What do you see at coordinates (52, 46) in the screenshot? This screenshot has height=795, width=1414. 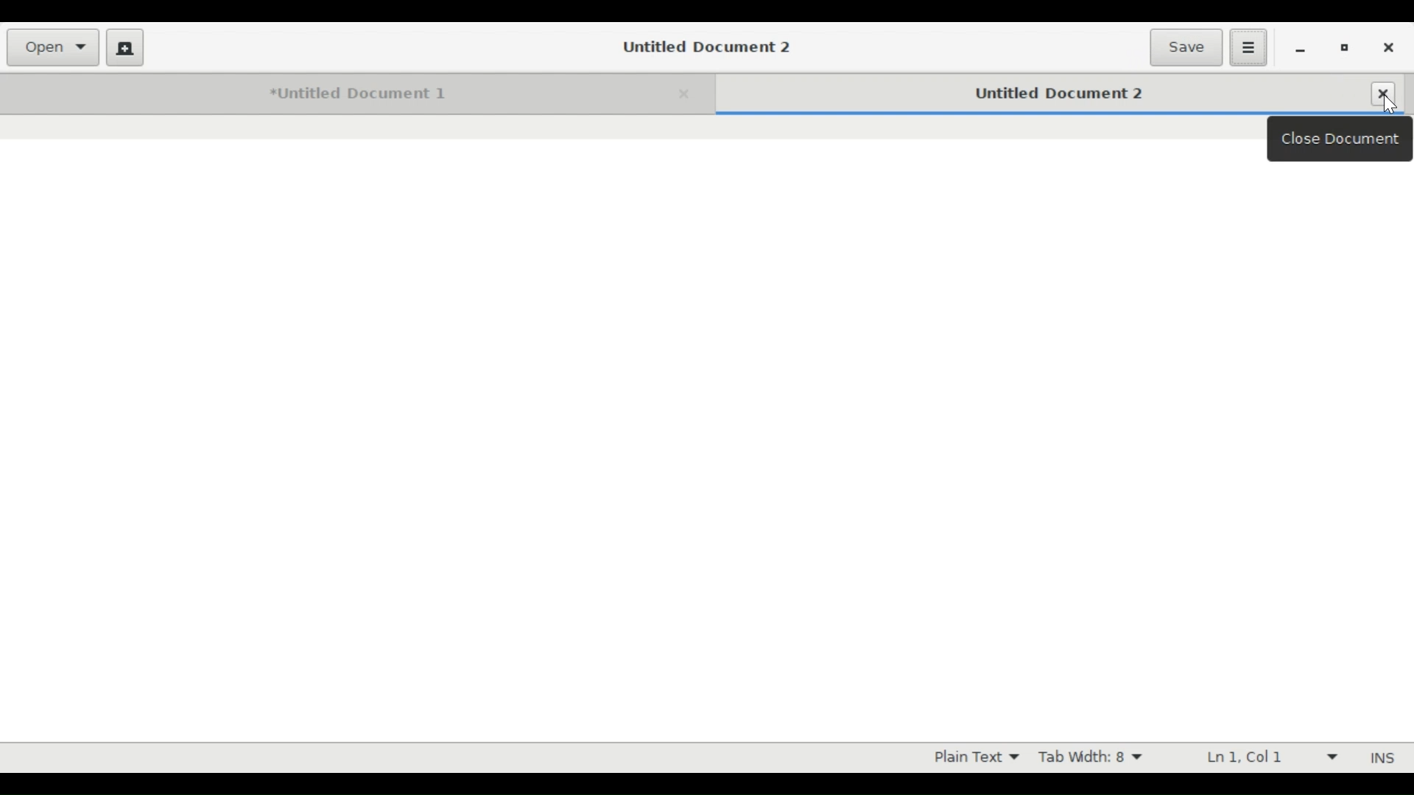 I see `open` at bounding box center [52, 46].